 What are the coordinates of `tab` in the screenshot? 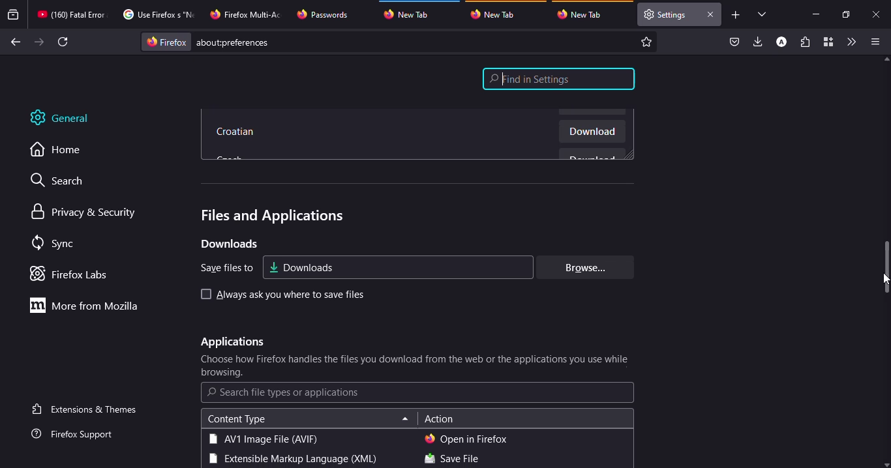 It's located at (324, 14).